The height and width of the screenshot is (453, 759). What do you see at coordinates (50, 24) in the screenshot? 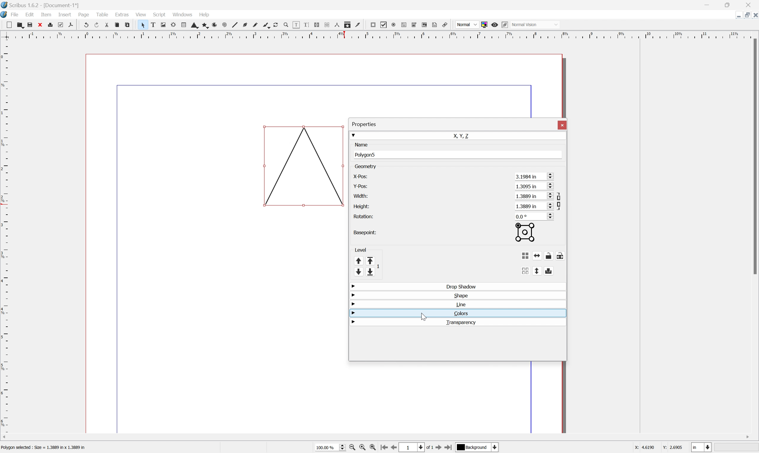
I see `Print` at bounding box center [50, 24].